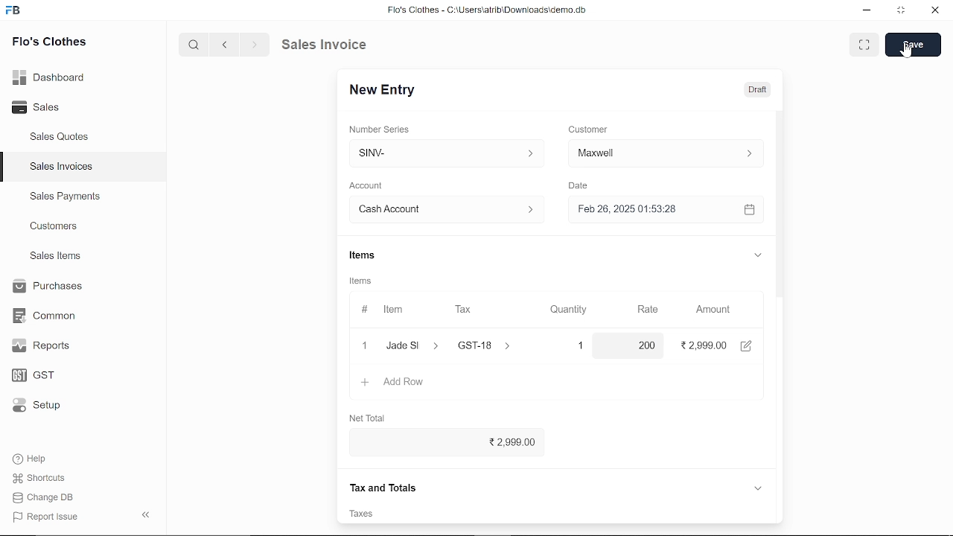 The width and height of the screenshot is (953, 536). What do you see at coordinates (780, 245) in the screenshot?
I see `vertical scrollbar` at bounding box center [780, 245].